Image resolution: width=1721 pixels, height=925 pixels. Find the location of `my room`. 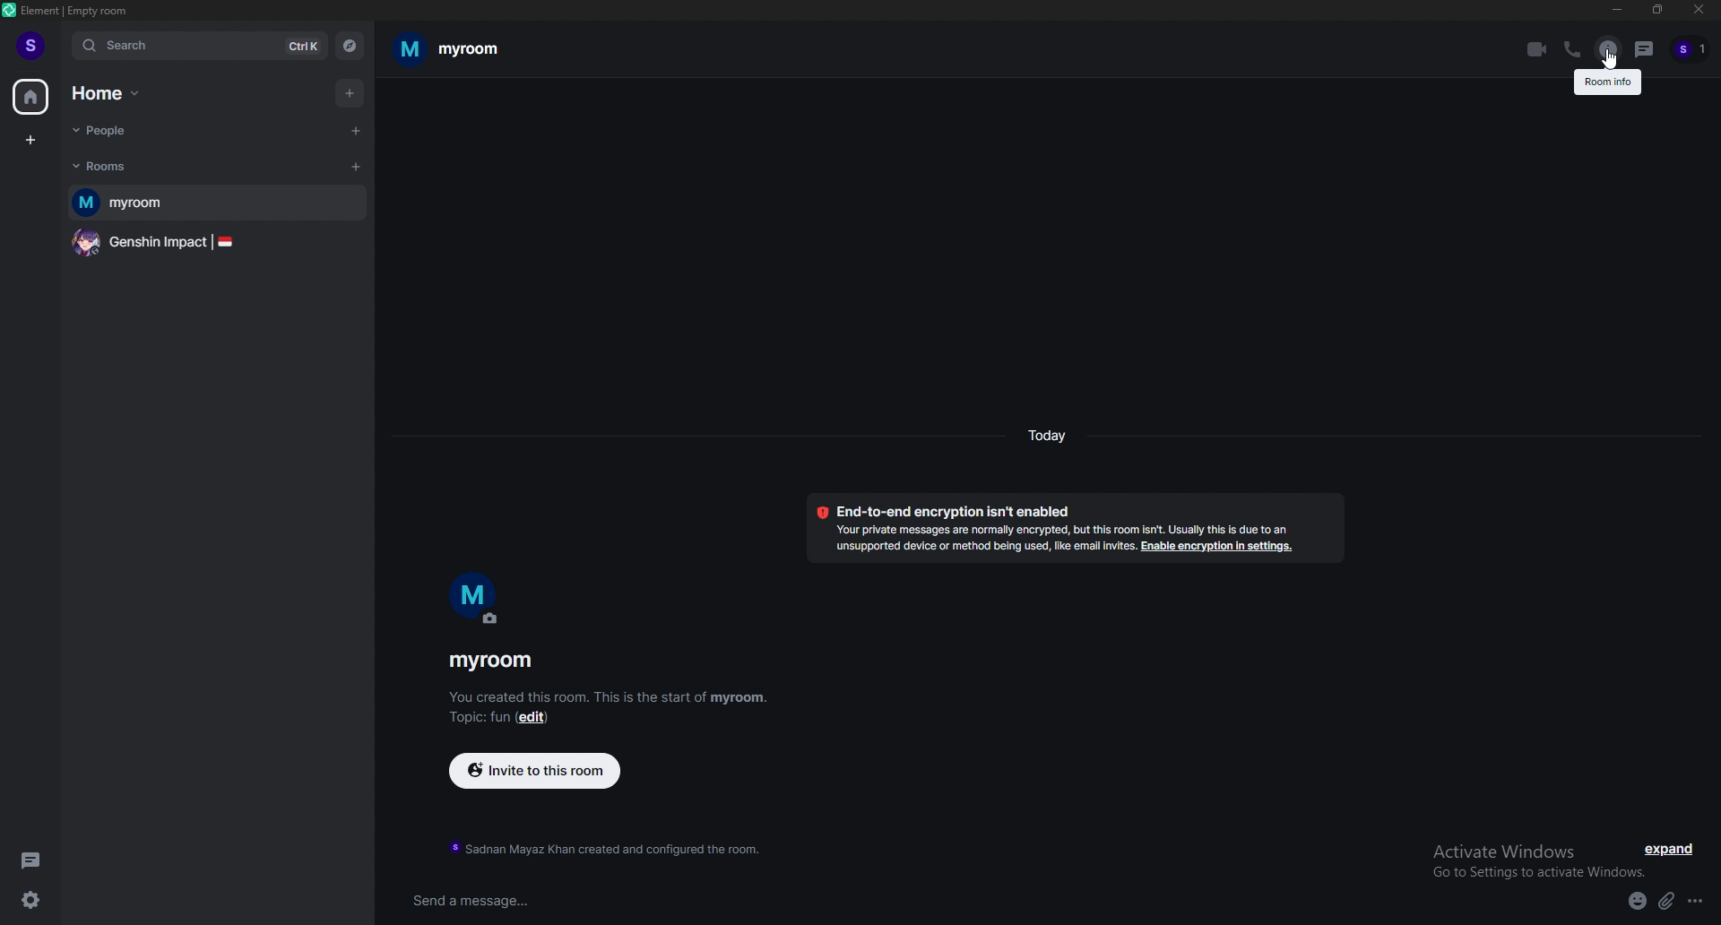

my room is located at coordinates (459, 48).